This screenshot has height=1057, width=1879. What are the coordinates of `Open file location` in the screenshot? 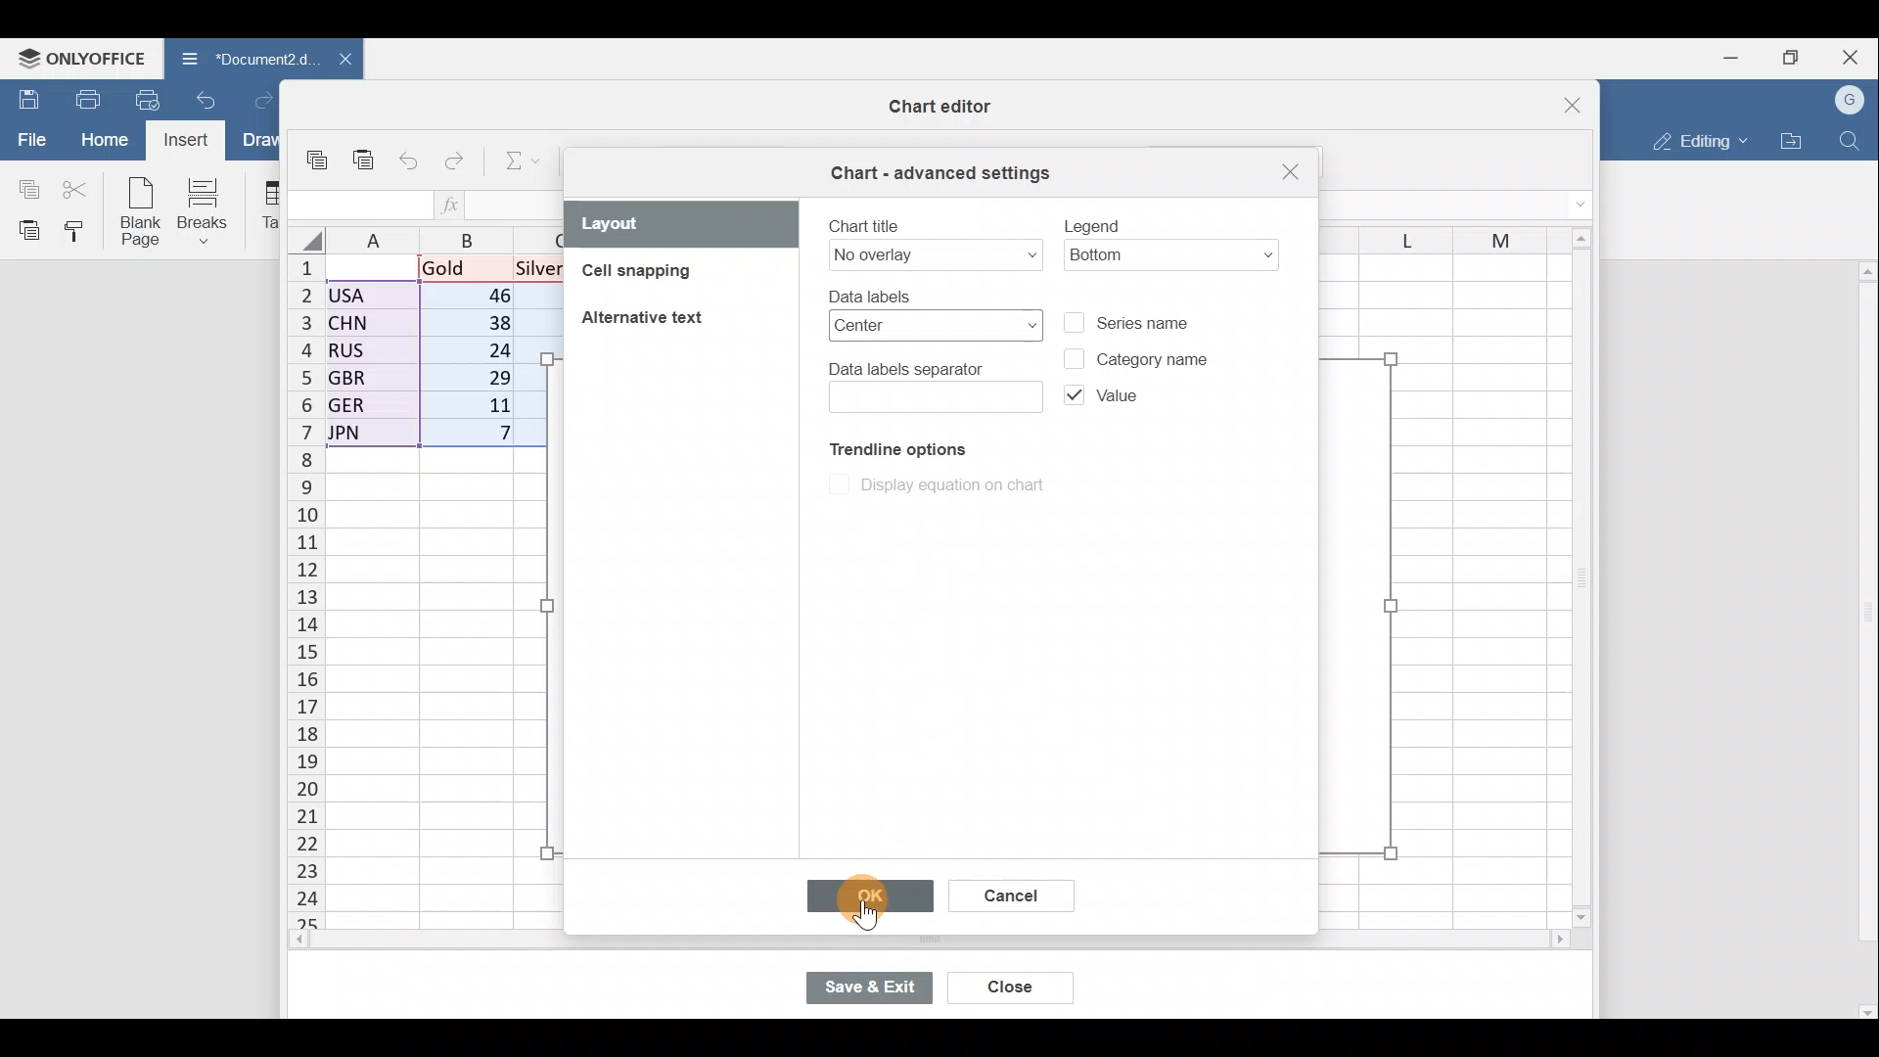 It's located at (1791, 141).